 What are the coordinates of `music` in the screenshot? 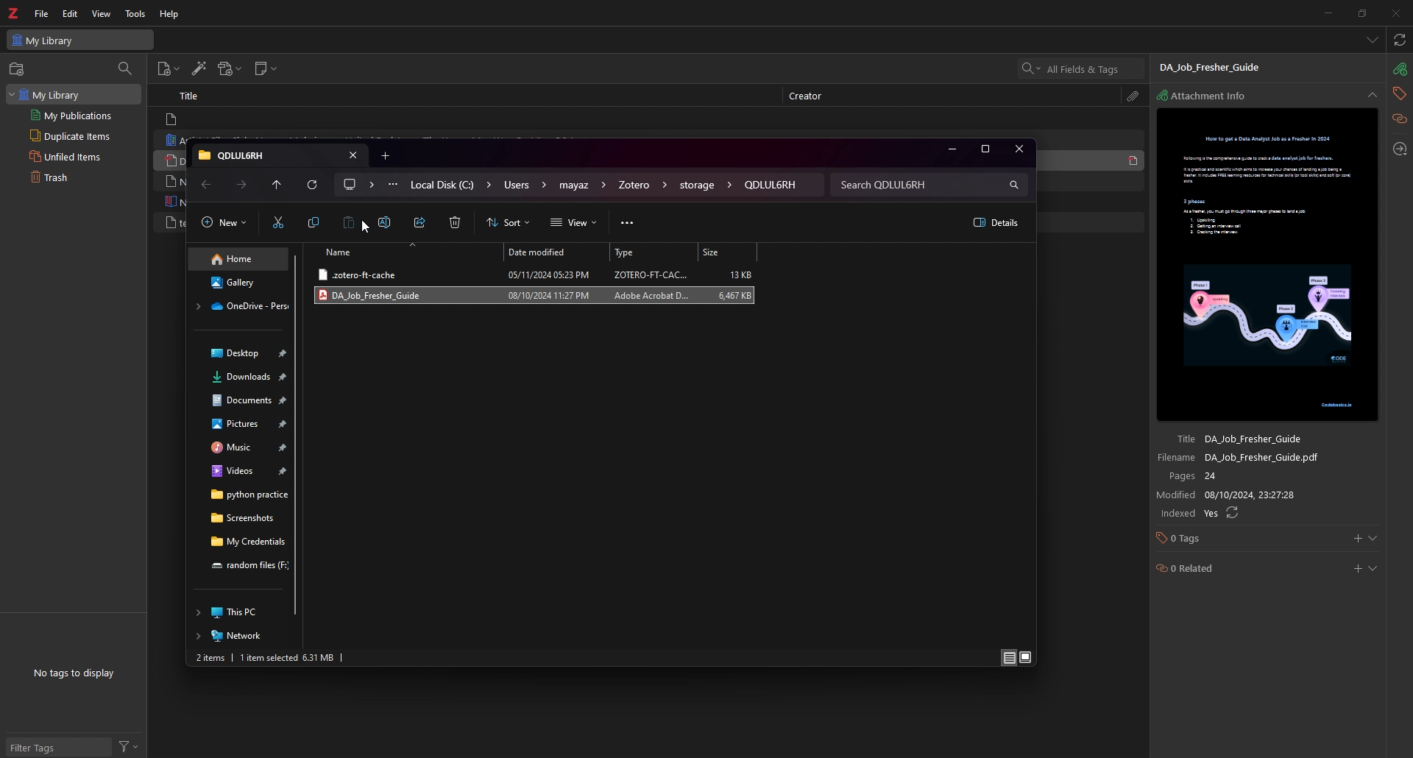 It's located at (244, 446).